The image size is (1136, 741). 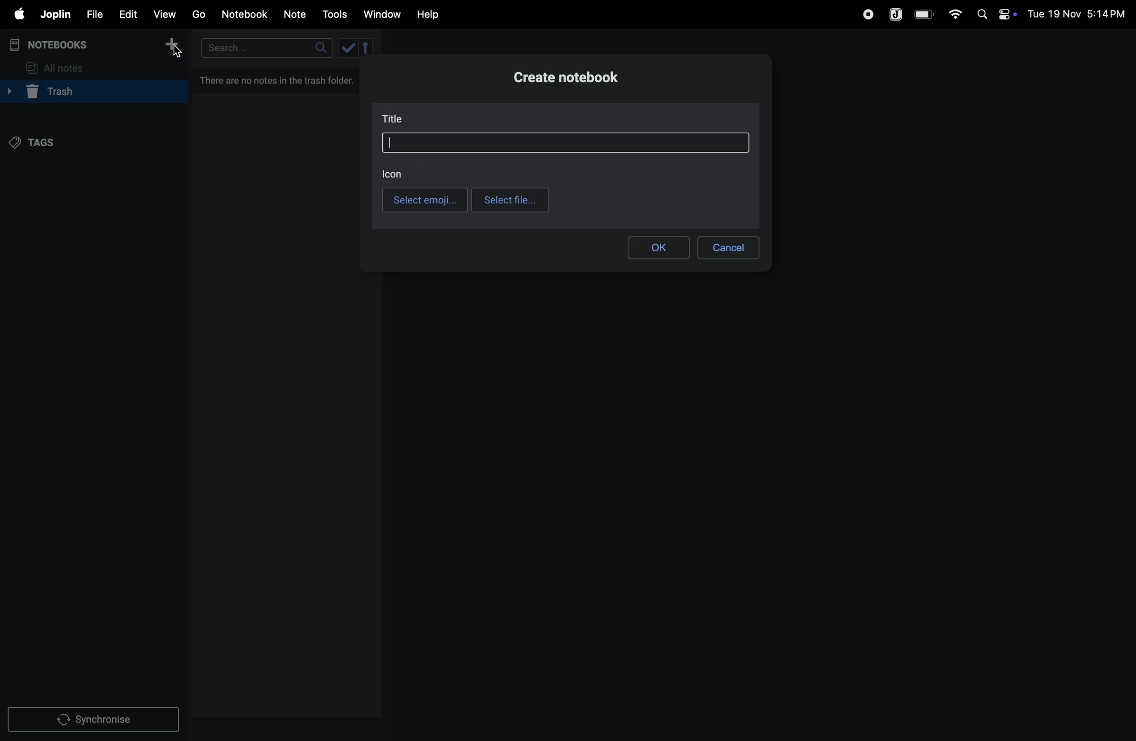 I want to click on ok, so click(x=661, y=248).